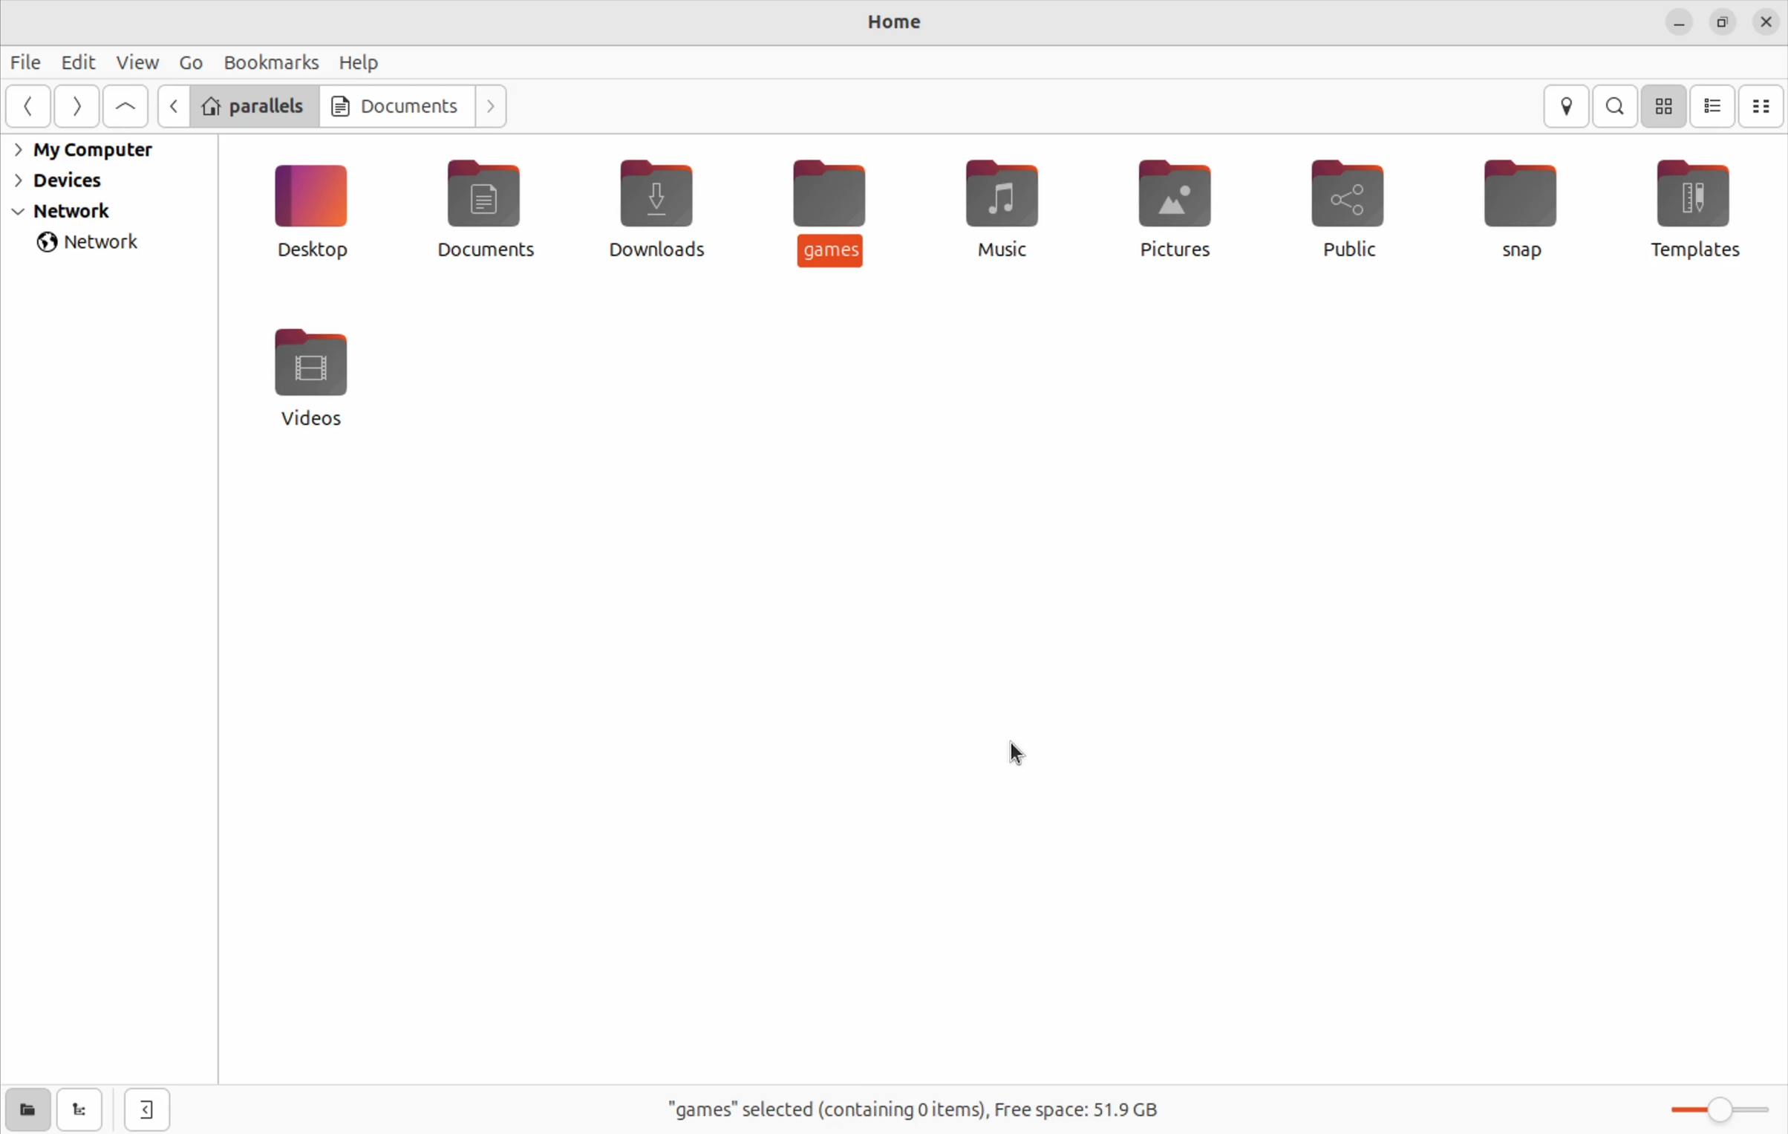  Describe the element at coordinates (172, 105) in the screenshot. I see `backward` at that location.